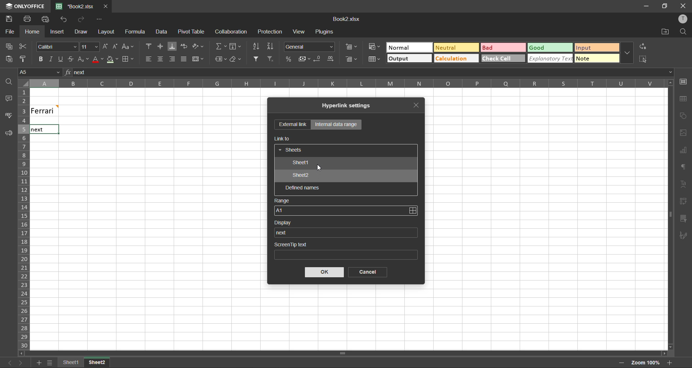  I want to click on Vertical Scrollbar, so click(344, 354).